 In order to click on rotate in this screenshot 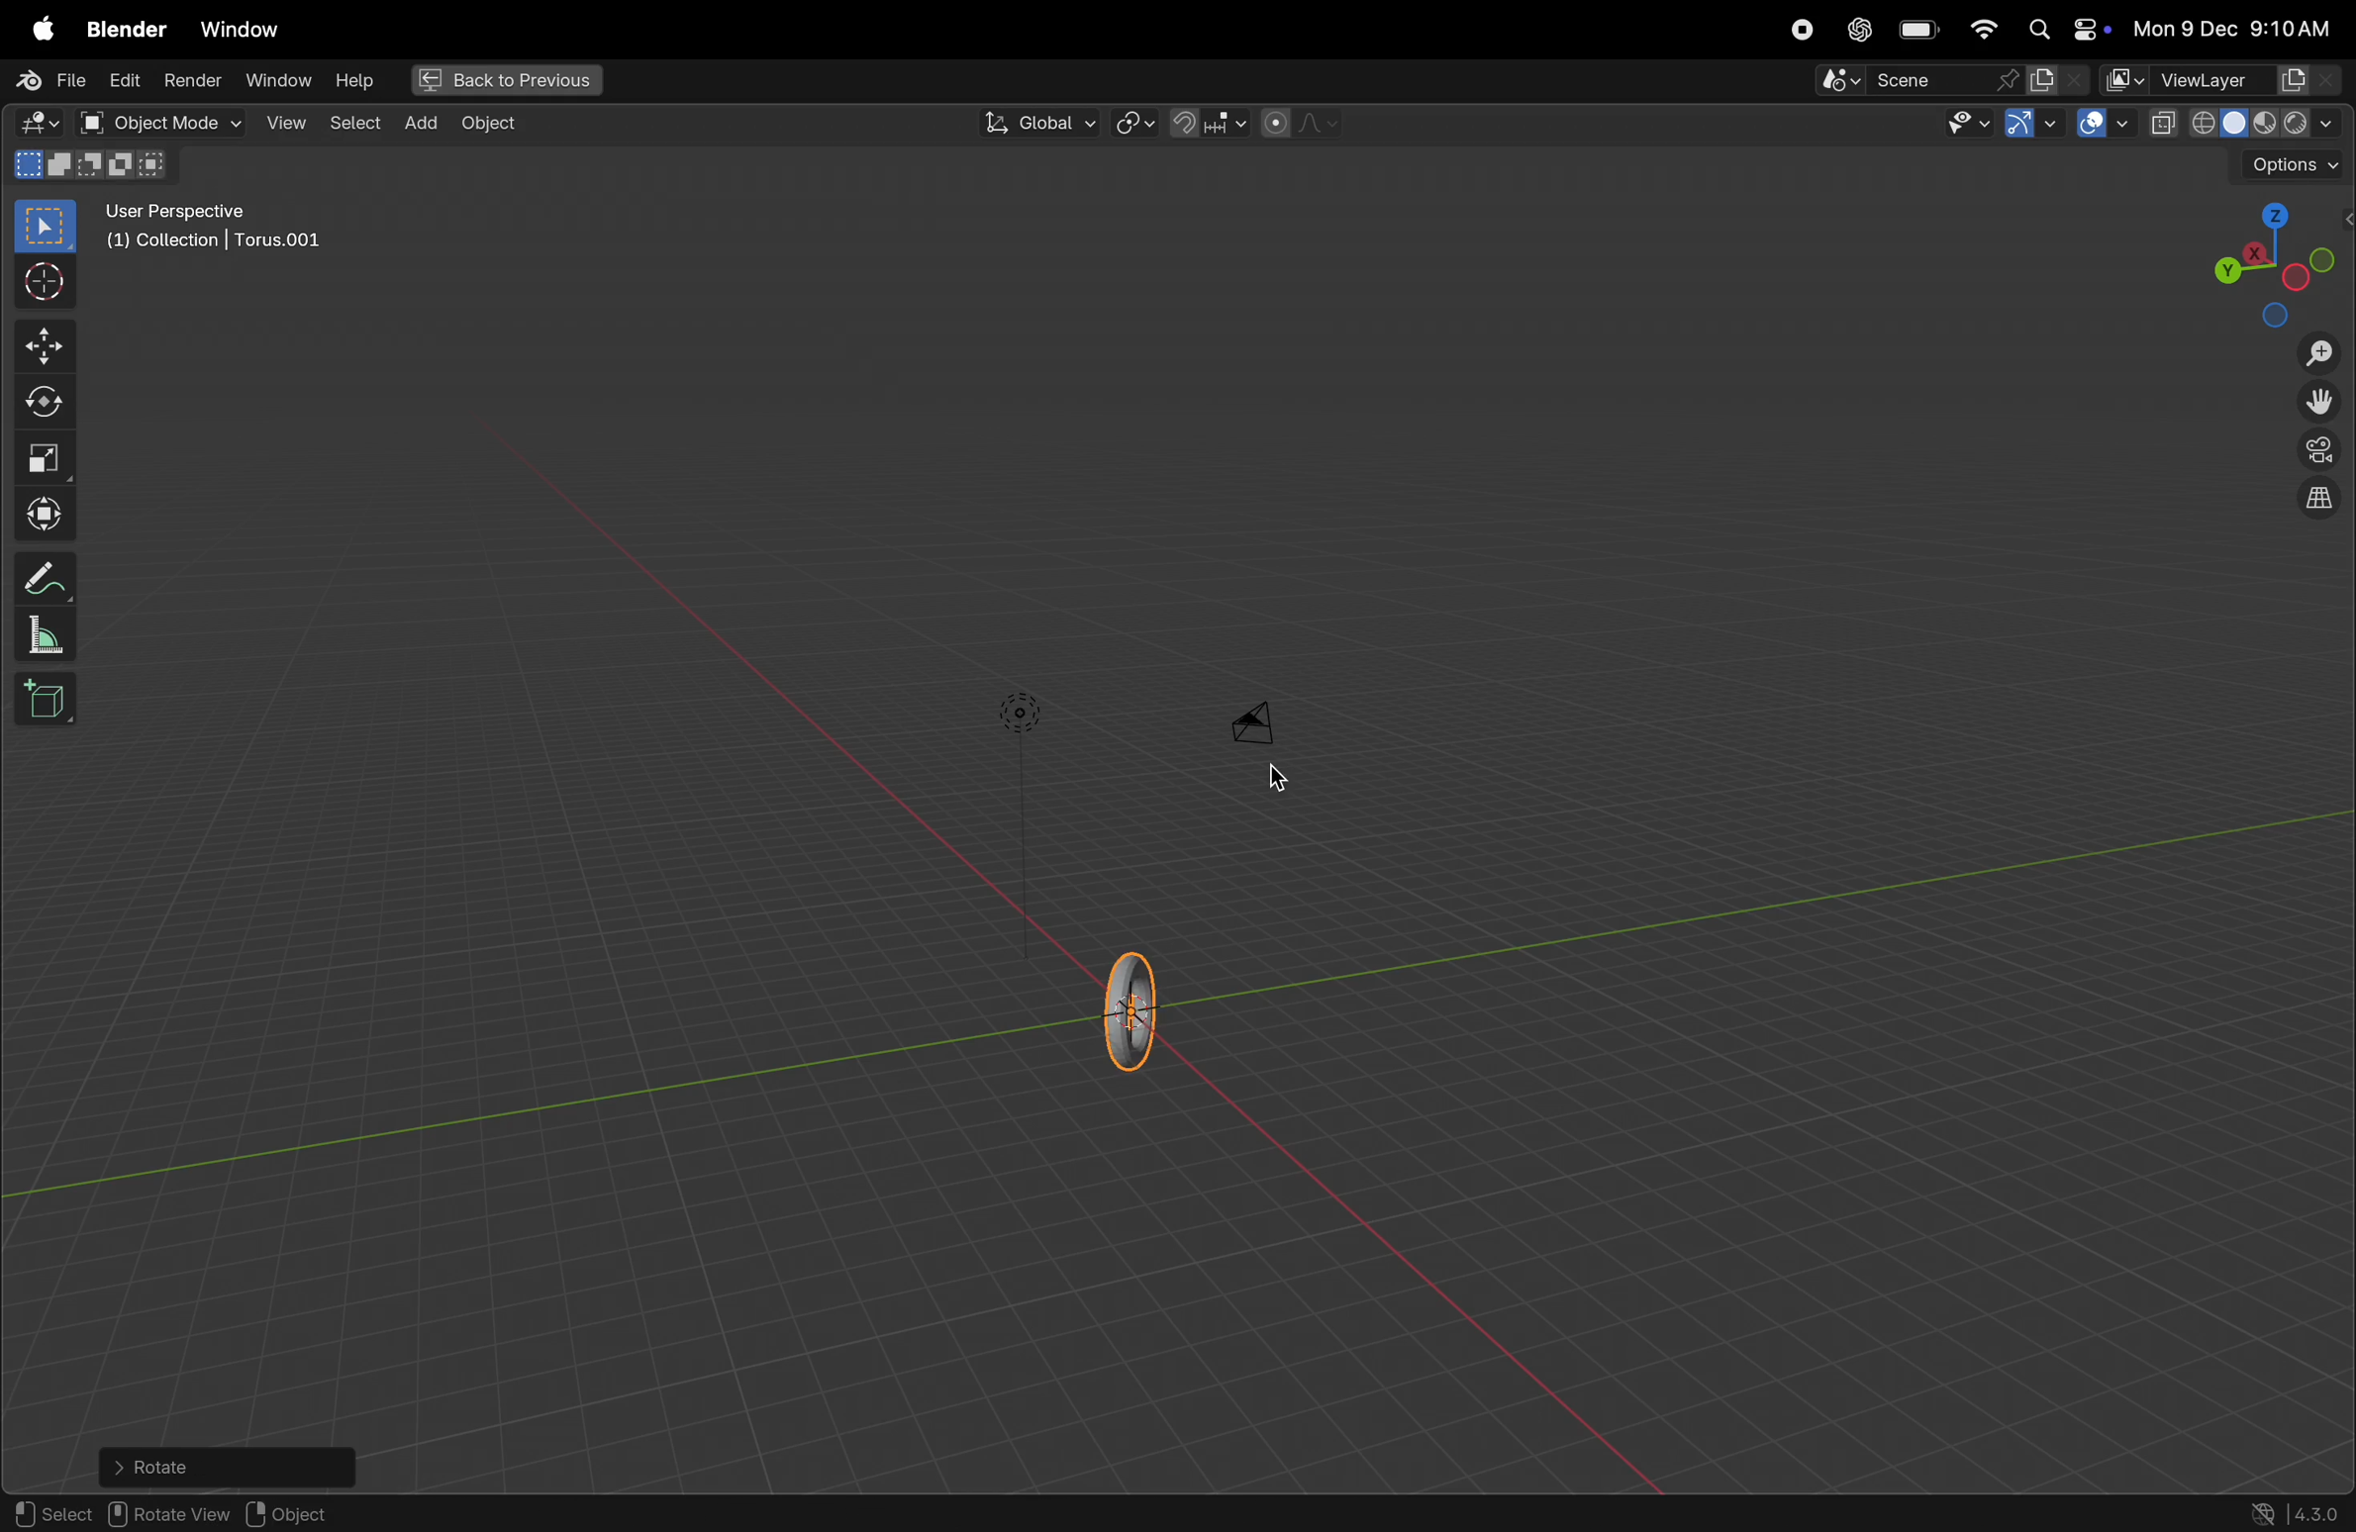, I will do `click(229, 1467)`.